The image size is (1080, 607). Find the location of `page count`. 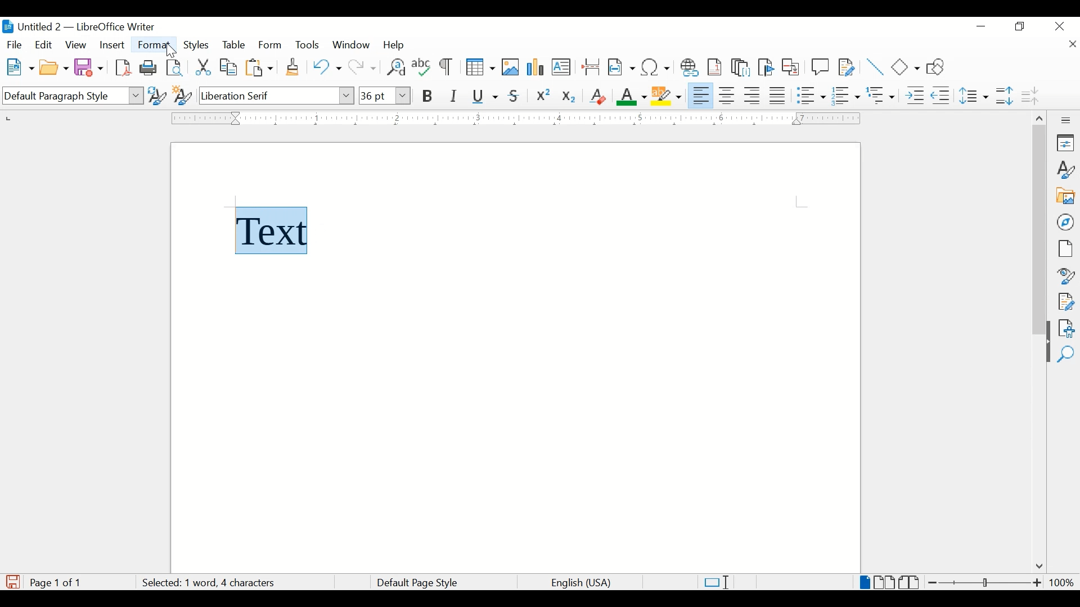

page count is located at coordinates (58, 583).